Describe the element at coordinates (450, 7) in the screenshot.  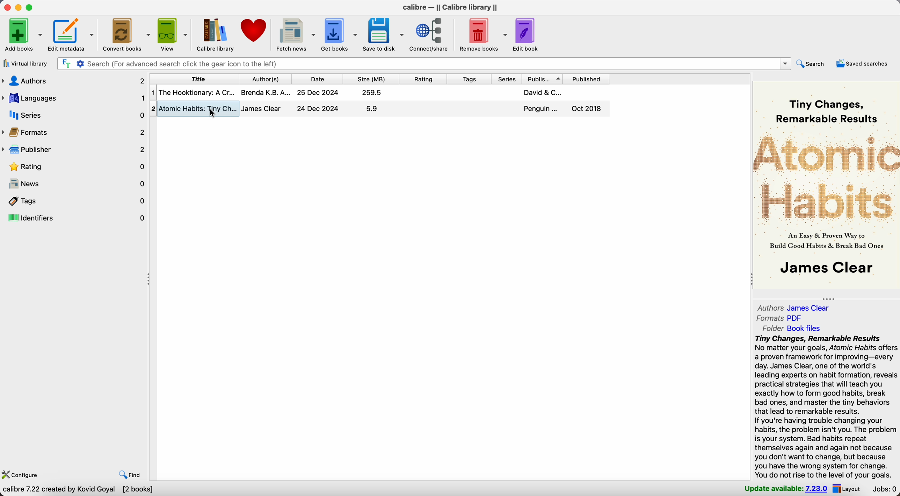
I see `Calibre - || Calibre library ||` at that location.